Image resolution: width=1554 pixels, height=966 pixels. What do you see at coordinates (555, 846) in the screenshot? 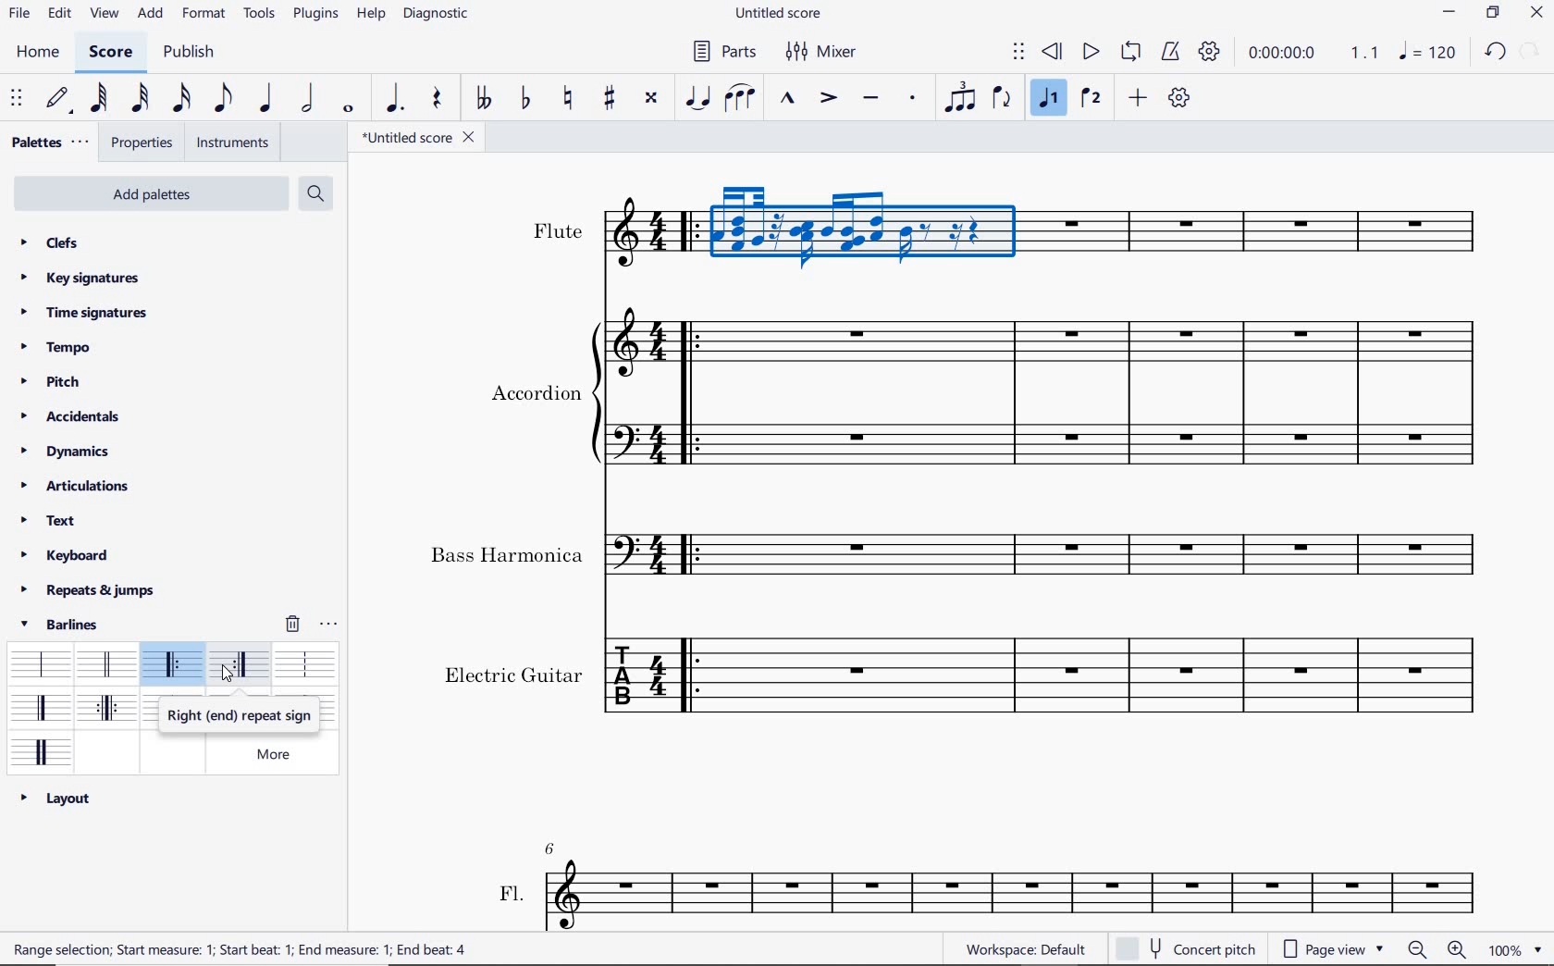
I see `7` at bounding box center [555, 846].